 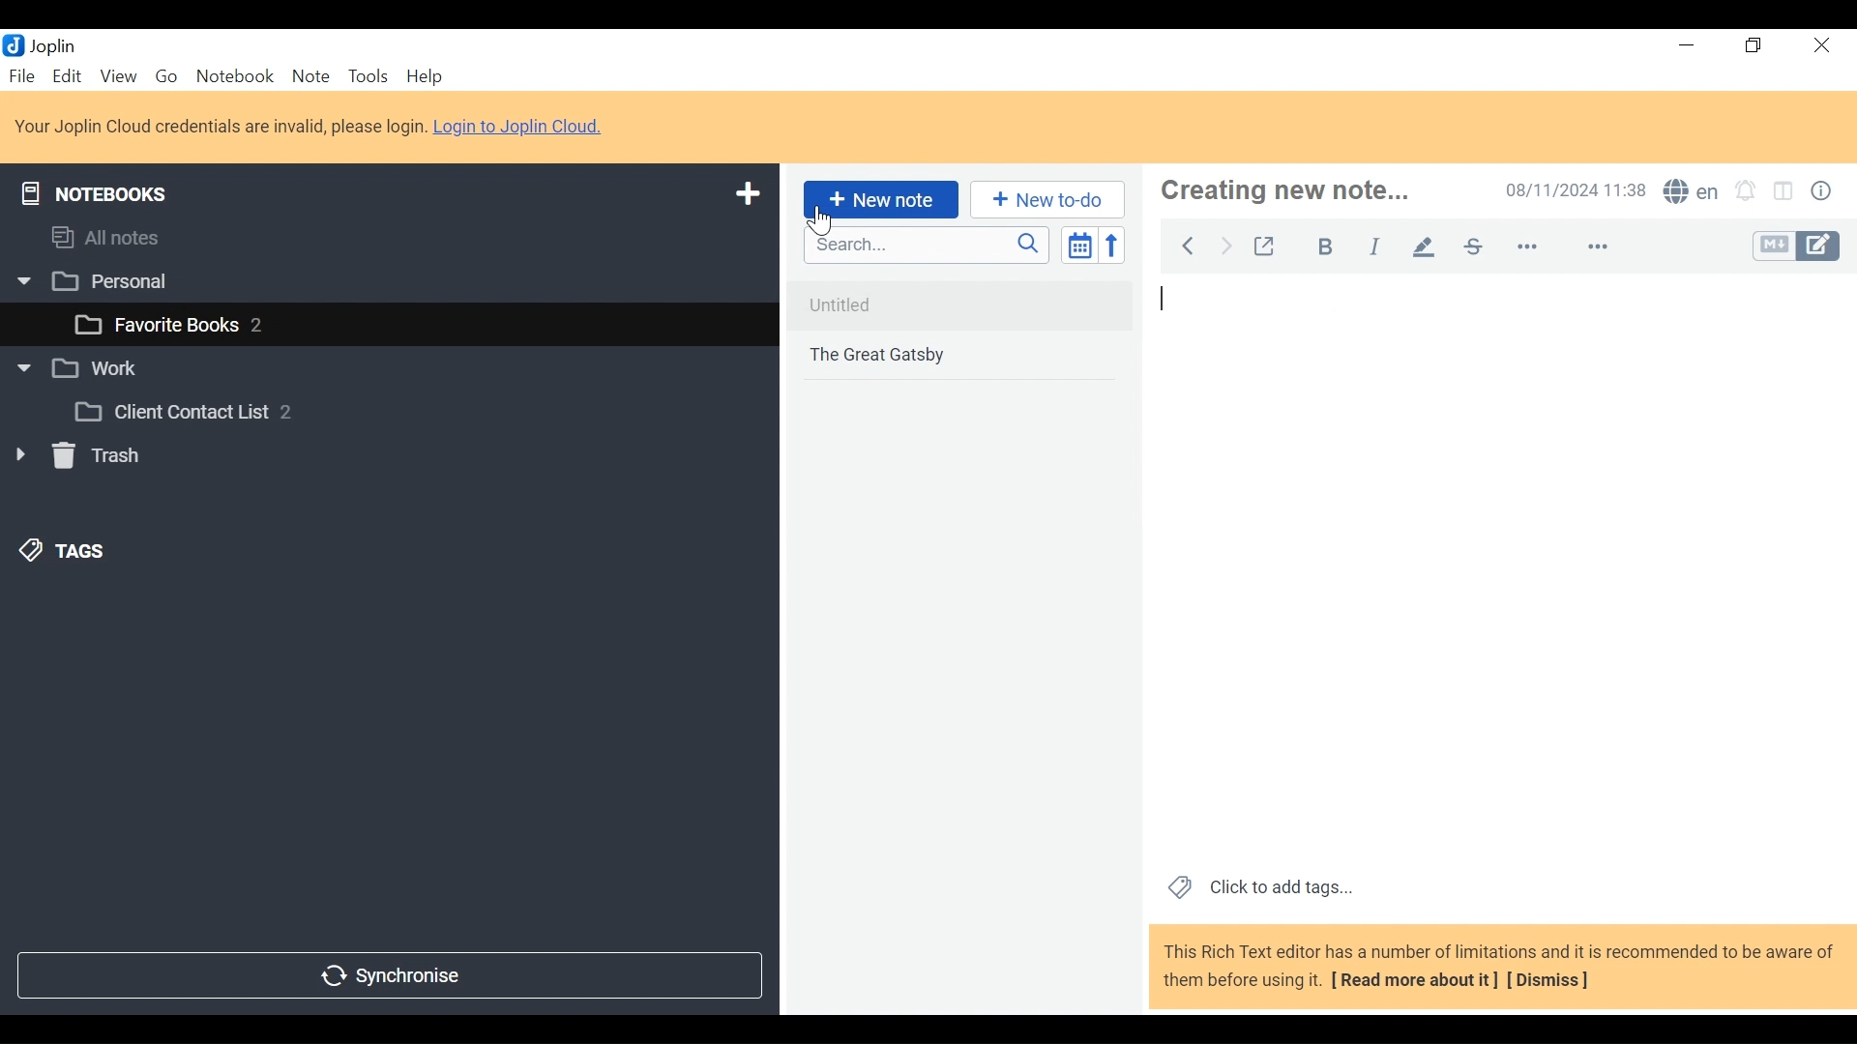 I want to click on Notebooks, so click(x=92, y=193).